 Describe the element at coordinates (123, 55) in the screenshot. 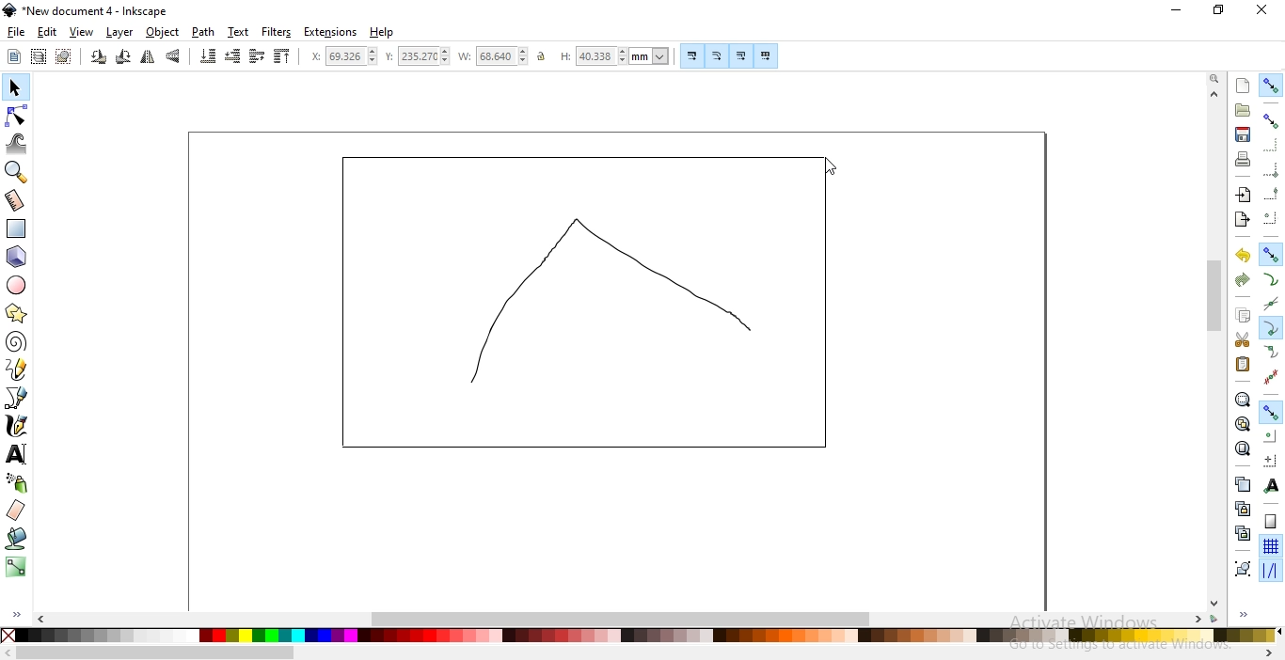

I see `rotate 90 clockwise` at that location.